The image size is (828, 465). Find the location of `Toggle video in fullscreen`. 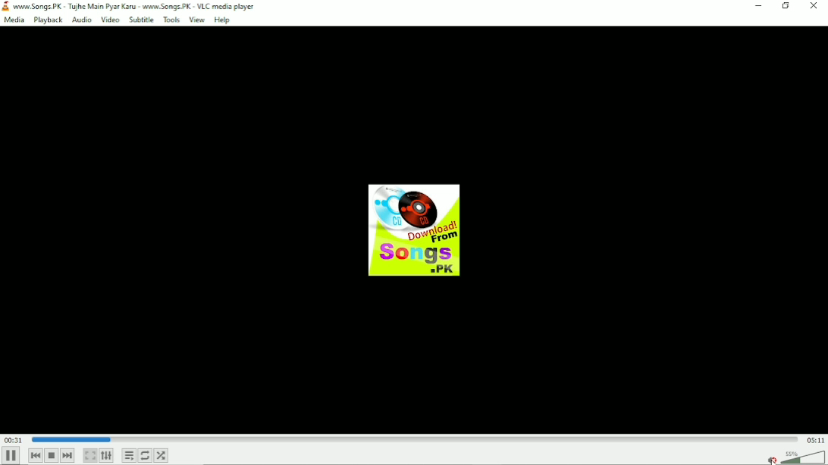

Toggle video in fullscreen is located at coordinates (89, 456).